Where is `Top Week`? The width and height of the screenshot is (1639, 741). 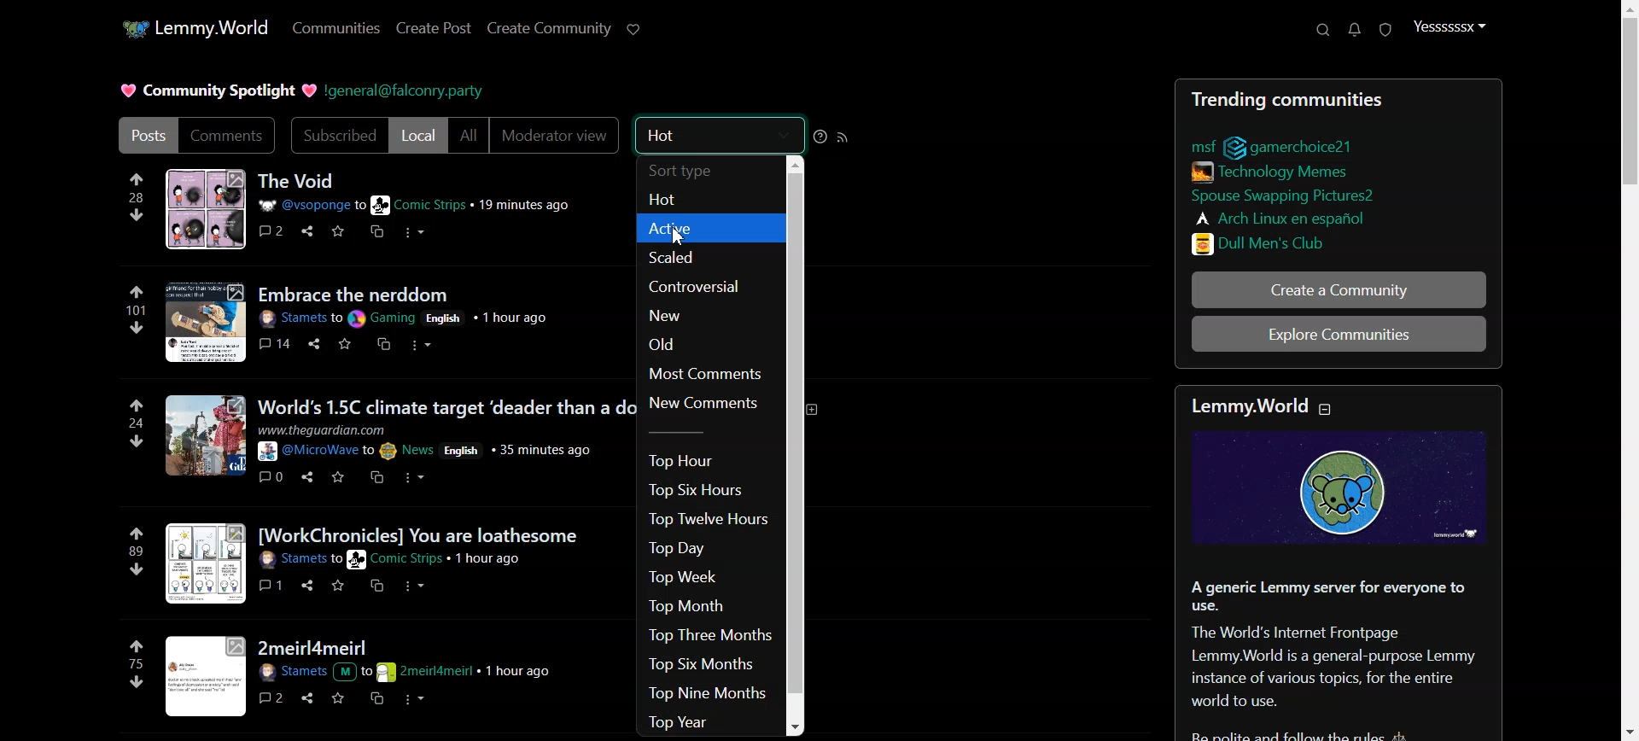 Top Week is located at coordinates (703, 576).